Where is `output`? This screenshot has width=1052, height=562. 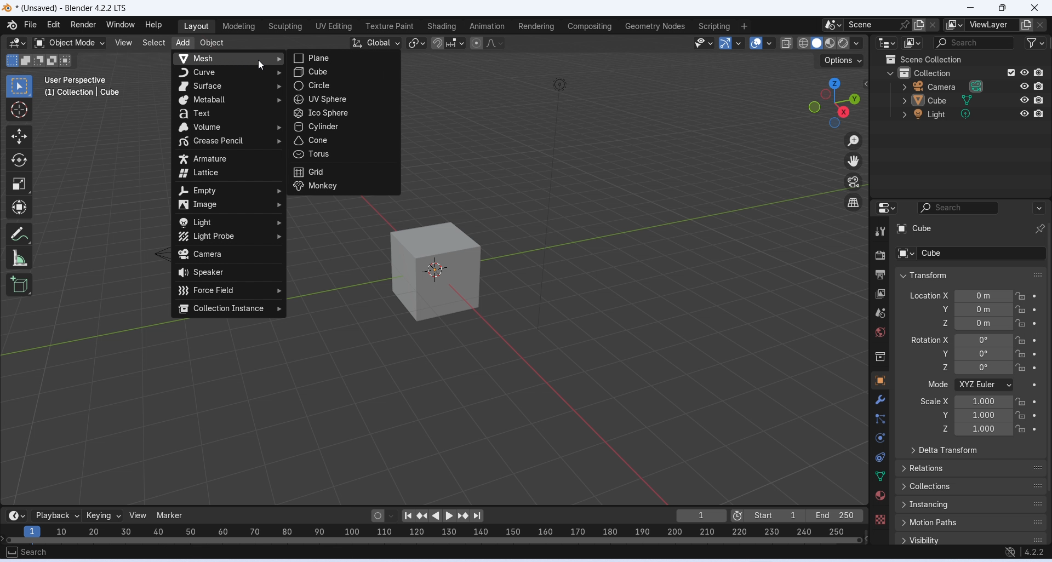 output is located at coordinates (880, 274).